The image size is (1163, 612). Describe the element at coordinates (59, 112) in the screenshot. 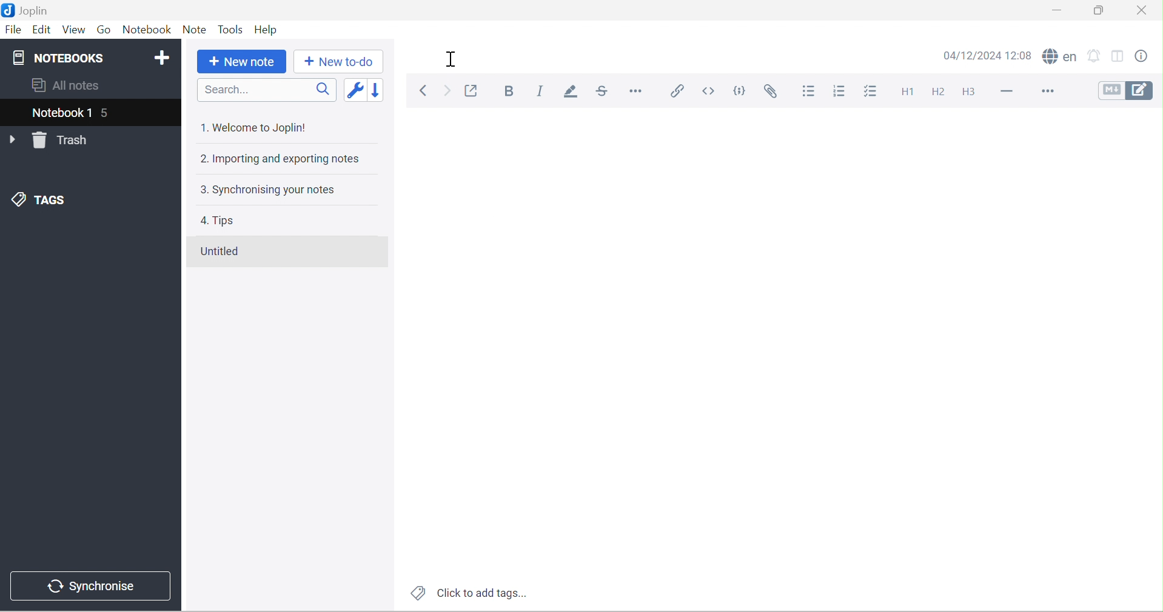

I see `Notebook 1` at that location.